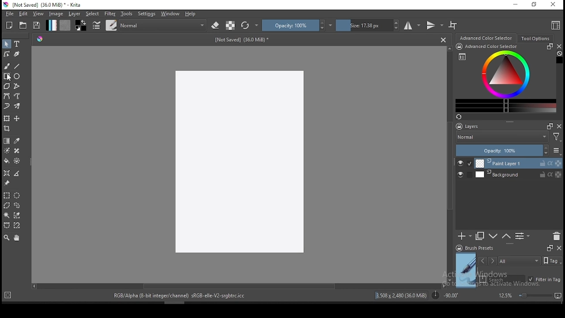 Image resolution: width=565 pixels, height=318 pixels. Describe the element at coordinates (6, 97) in the screenshot. I see `bezier curve tool` at that location.